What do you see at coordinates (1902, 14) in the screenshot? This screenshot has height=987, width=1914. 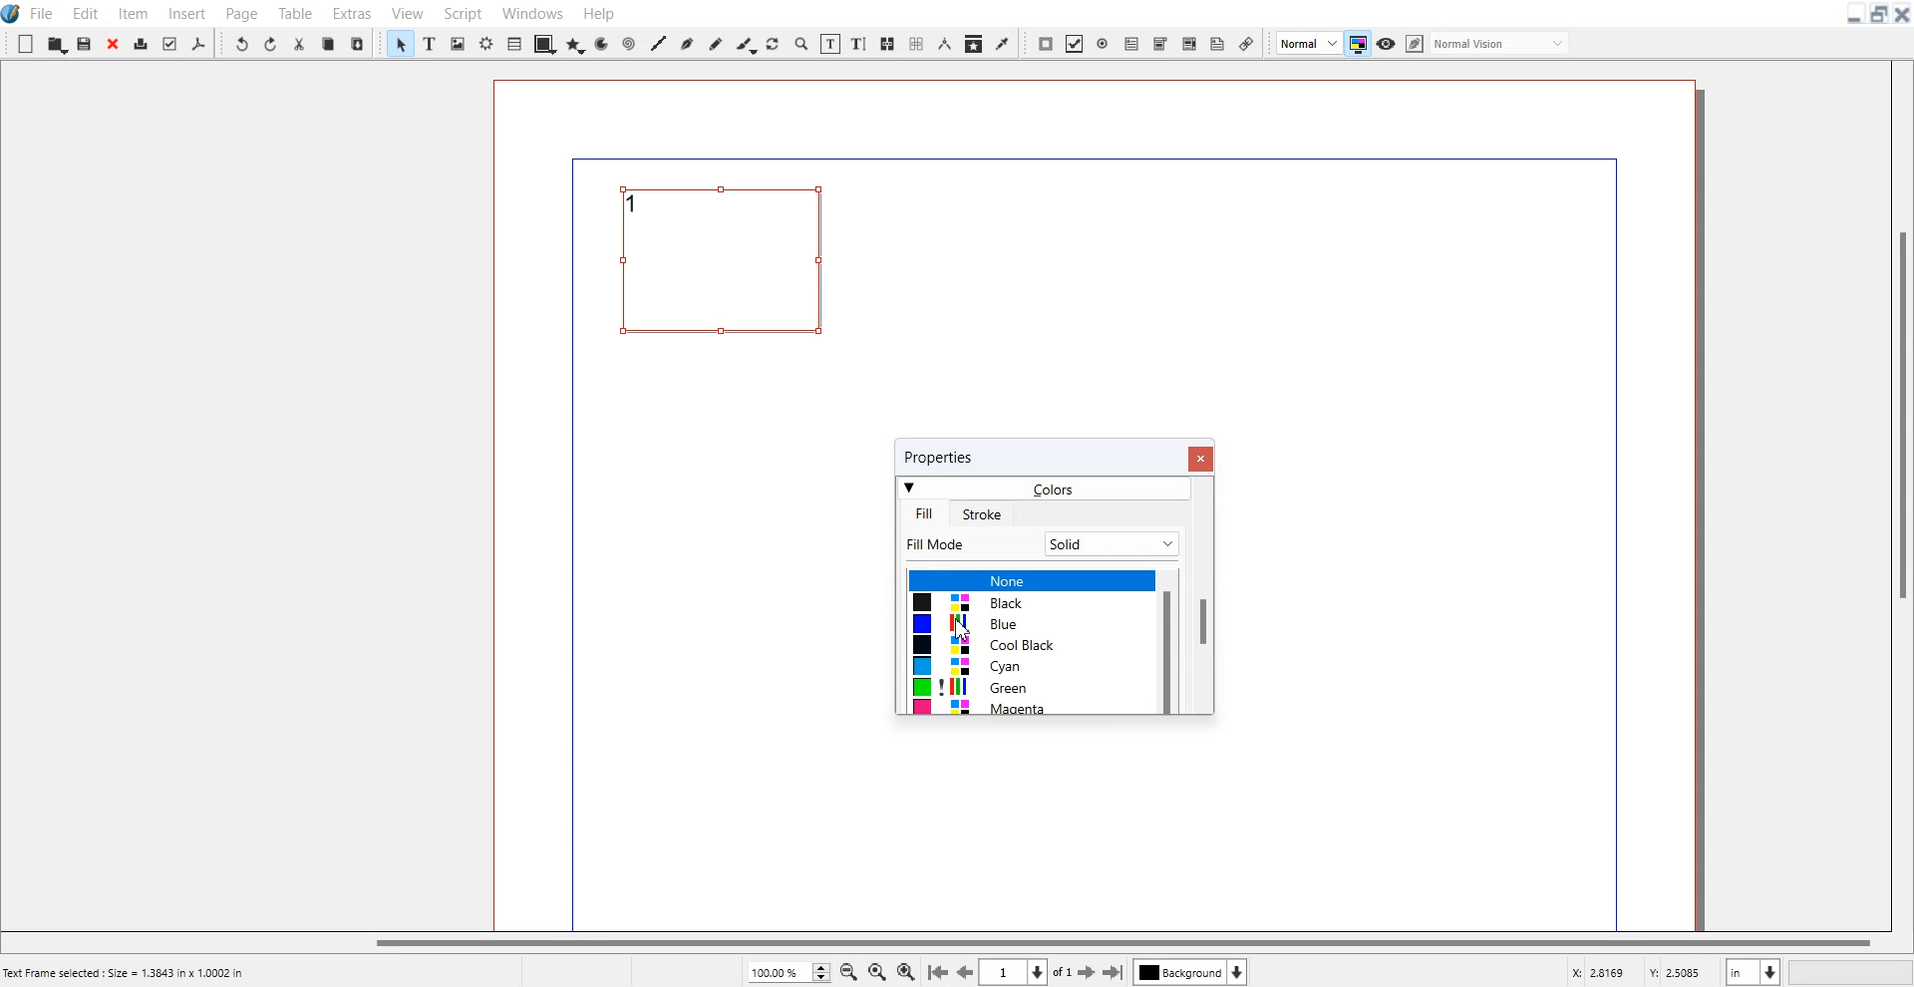 I see `Close` at bounding box center [1902, 14].